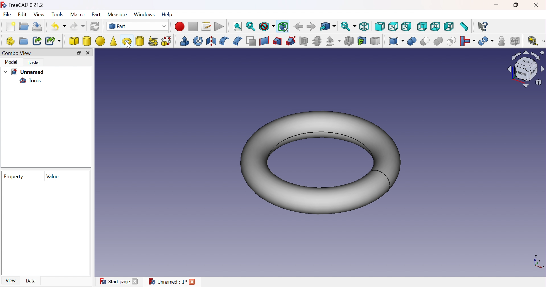 The height and width of the screenshot is (287, 546). What do you see at coordinates (317, 41) in the screenshot?
I see `Sub-sections` at bounding box center [317, 41].